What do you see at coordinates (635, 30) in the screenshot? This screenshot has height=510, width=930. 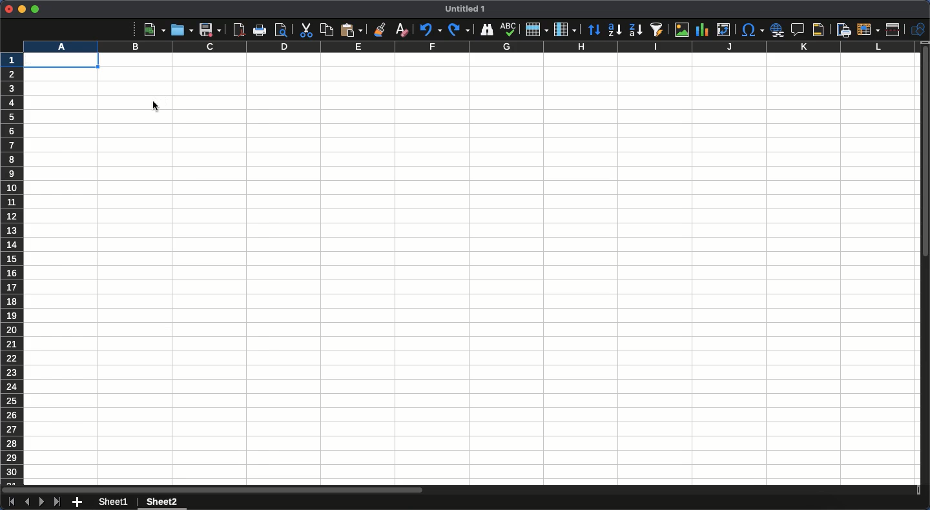 I see `Descending` at bounding box center [635, 30].